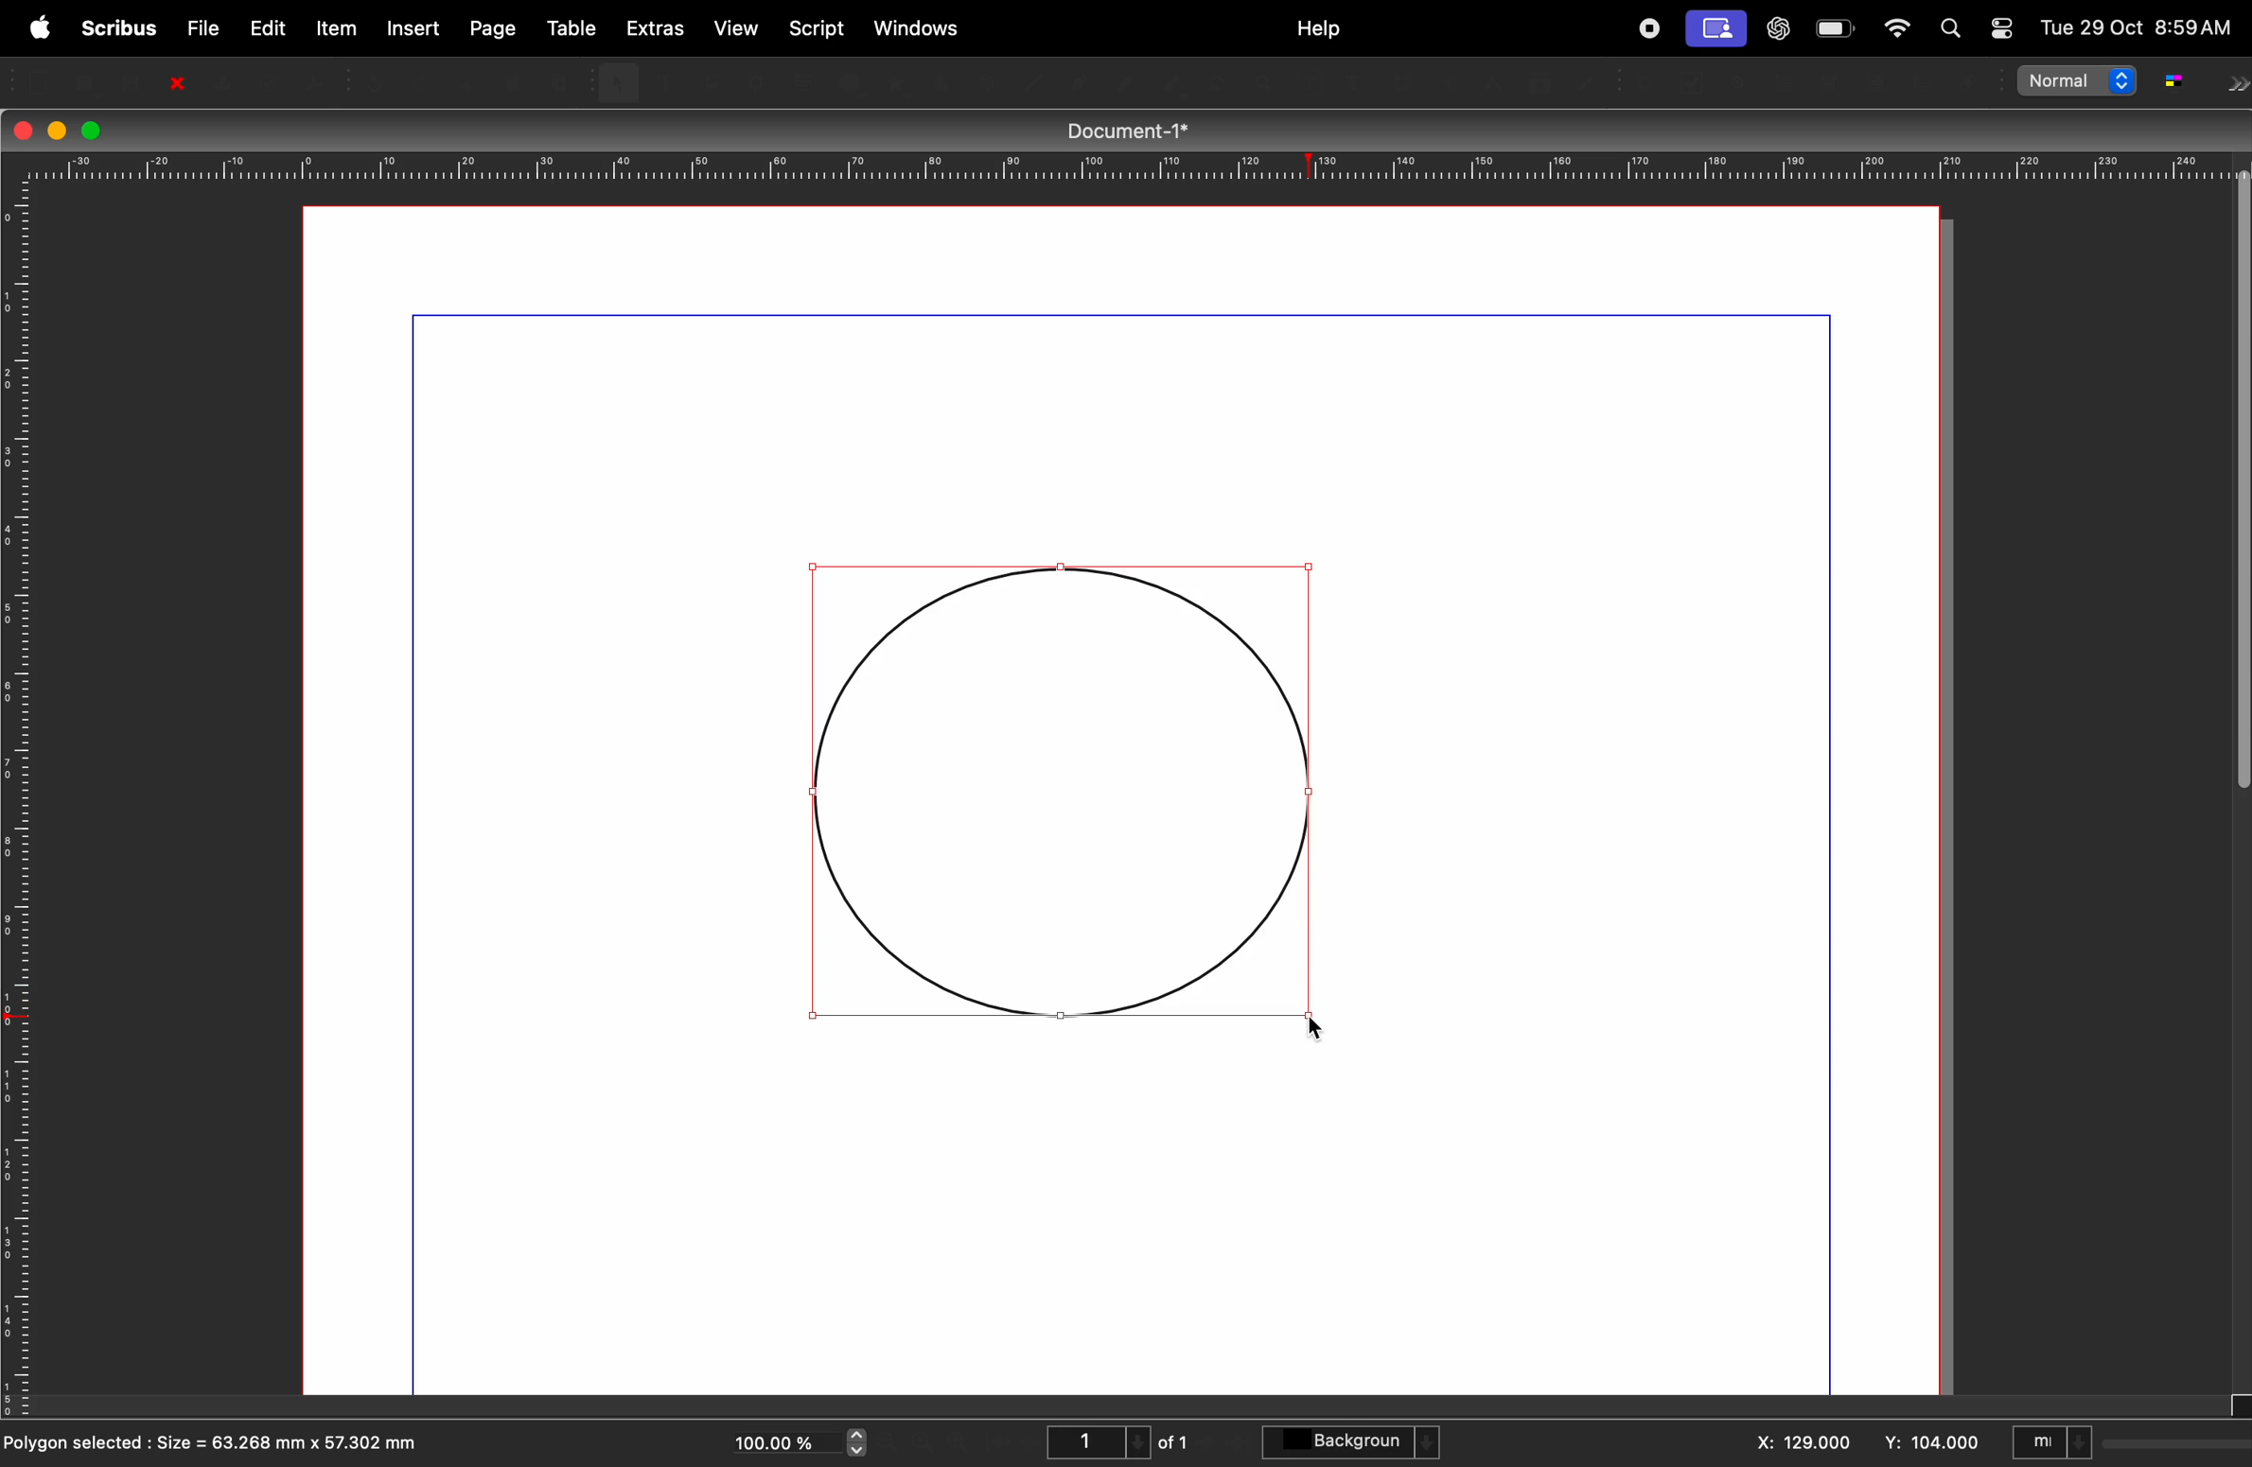 This screenshot has width=2252, height=1467. I want to click on record, so click(1647, 28).